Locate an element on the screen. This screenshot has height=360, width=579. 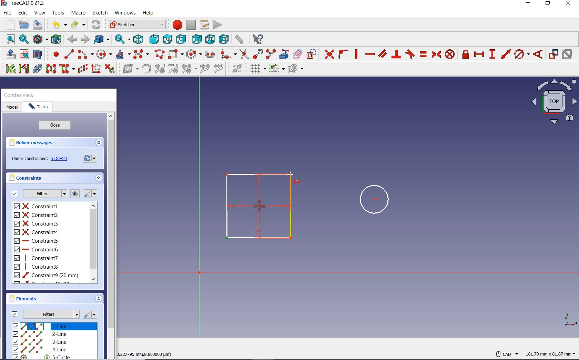
solver messages is located at coordinates (31, 143).